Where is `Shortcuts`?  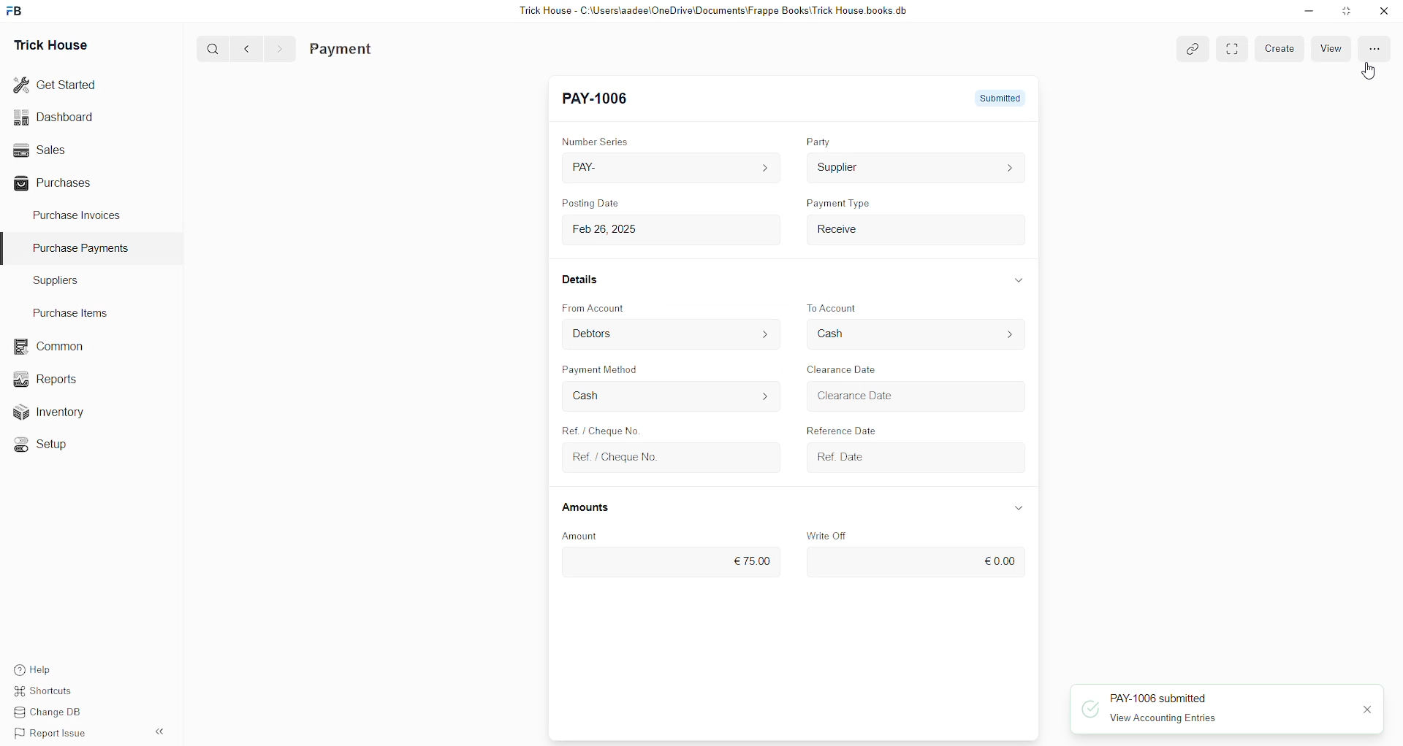
Shortcuts is located at coordinates (44, 691).